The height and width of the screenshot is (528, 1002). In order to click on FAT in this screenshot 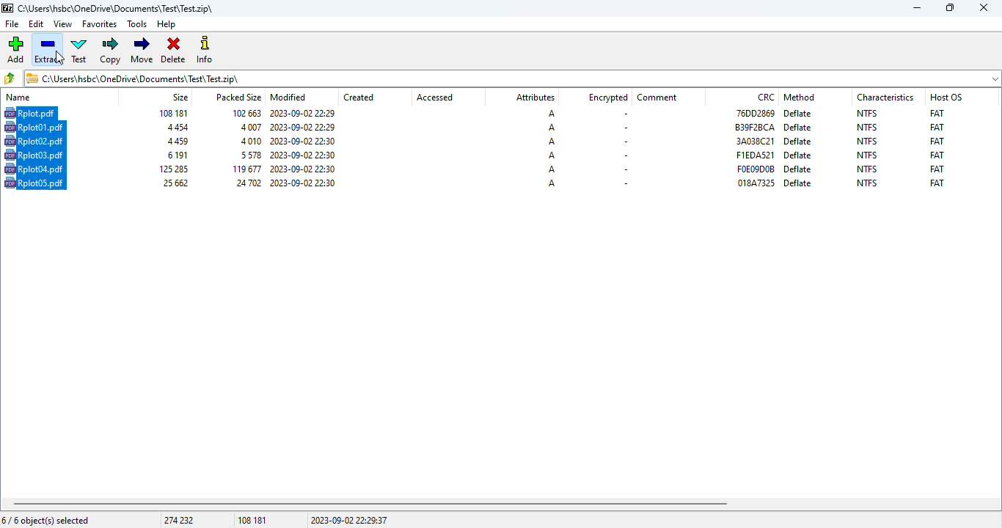, I will do `click(937, 127)`.